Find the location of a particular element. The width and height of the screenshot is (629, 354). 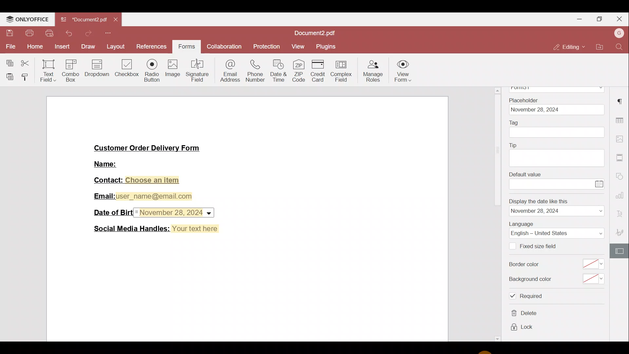

Contact: Choose an item is located at coordinates (138, 181).